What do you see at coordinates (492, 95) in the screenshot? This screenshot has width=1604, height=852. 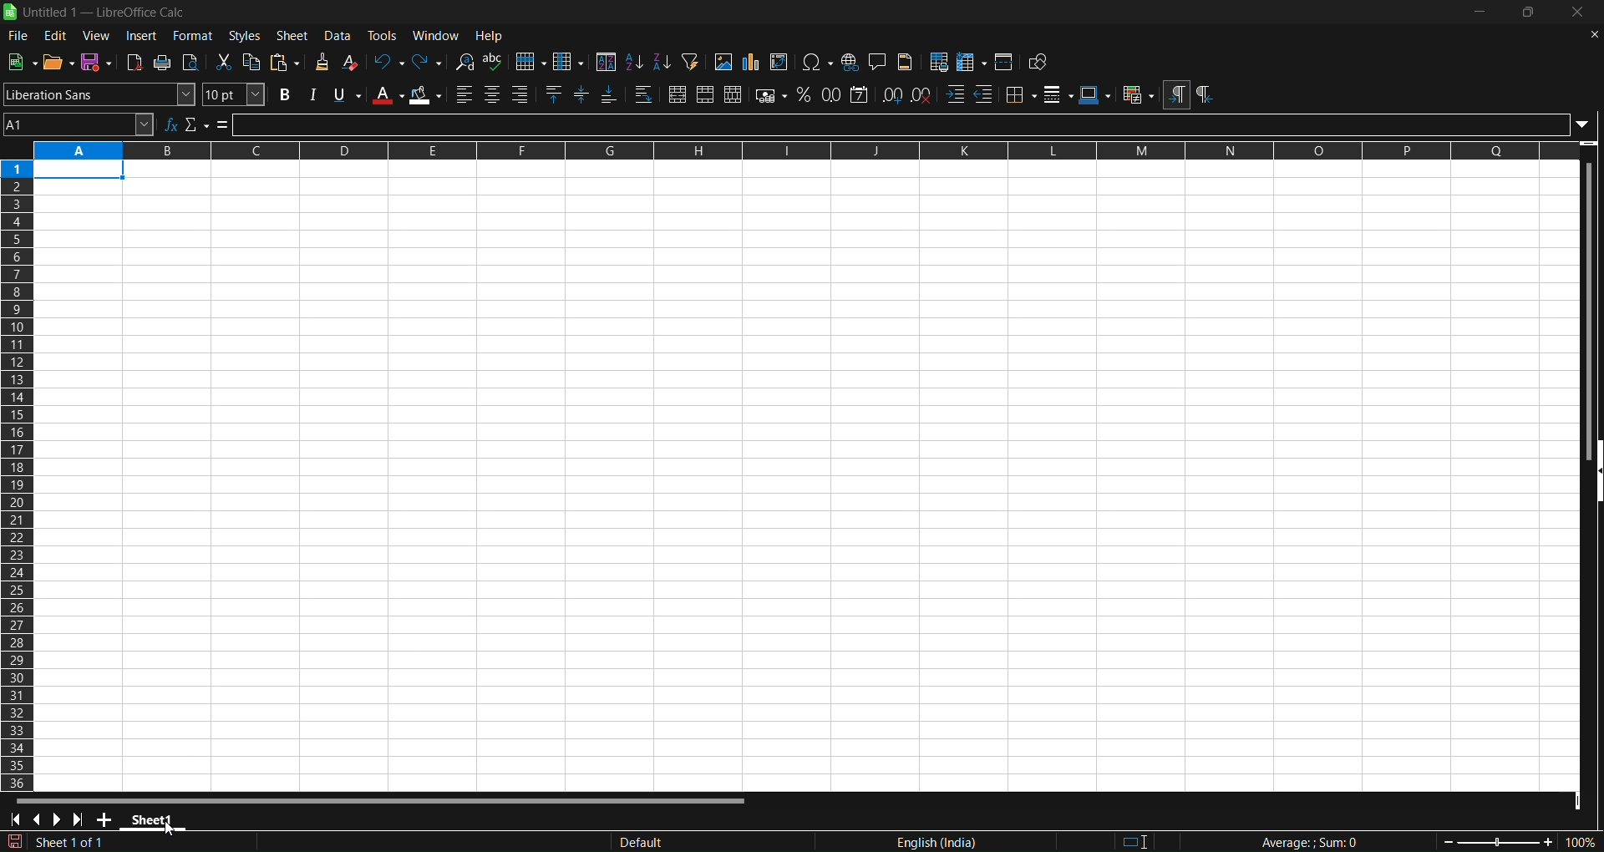 I see `align center` at bounding box center [492, 95].